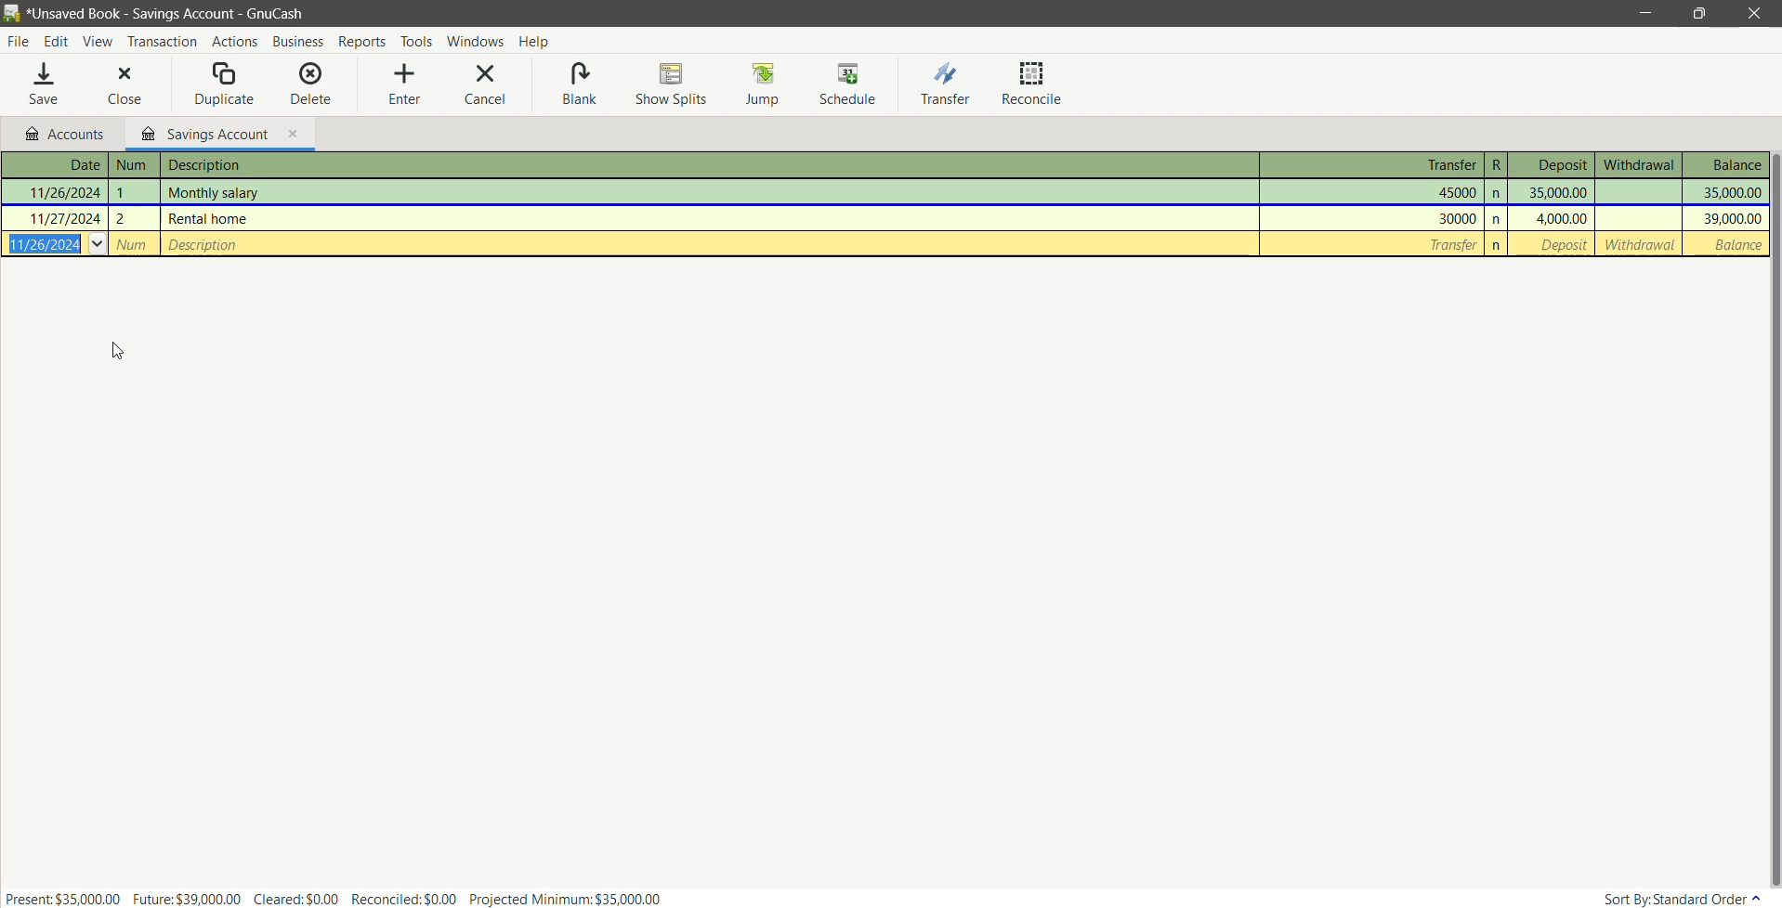 The width and height of the screenshot is (1782, 908). What do you see at coordinates (766, 84) in the screenshot?
I see `Jump` at bounding box center [766, 84].